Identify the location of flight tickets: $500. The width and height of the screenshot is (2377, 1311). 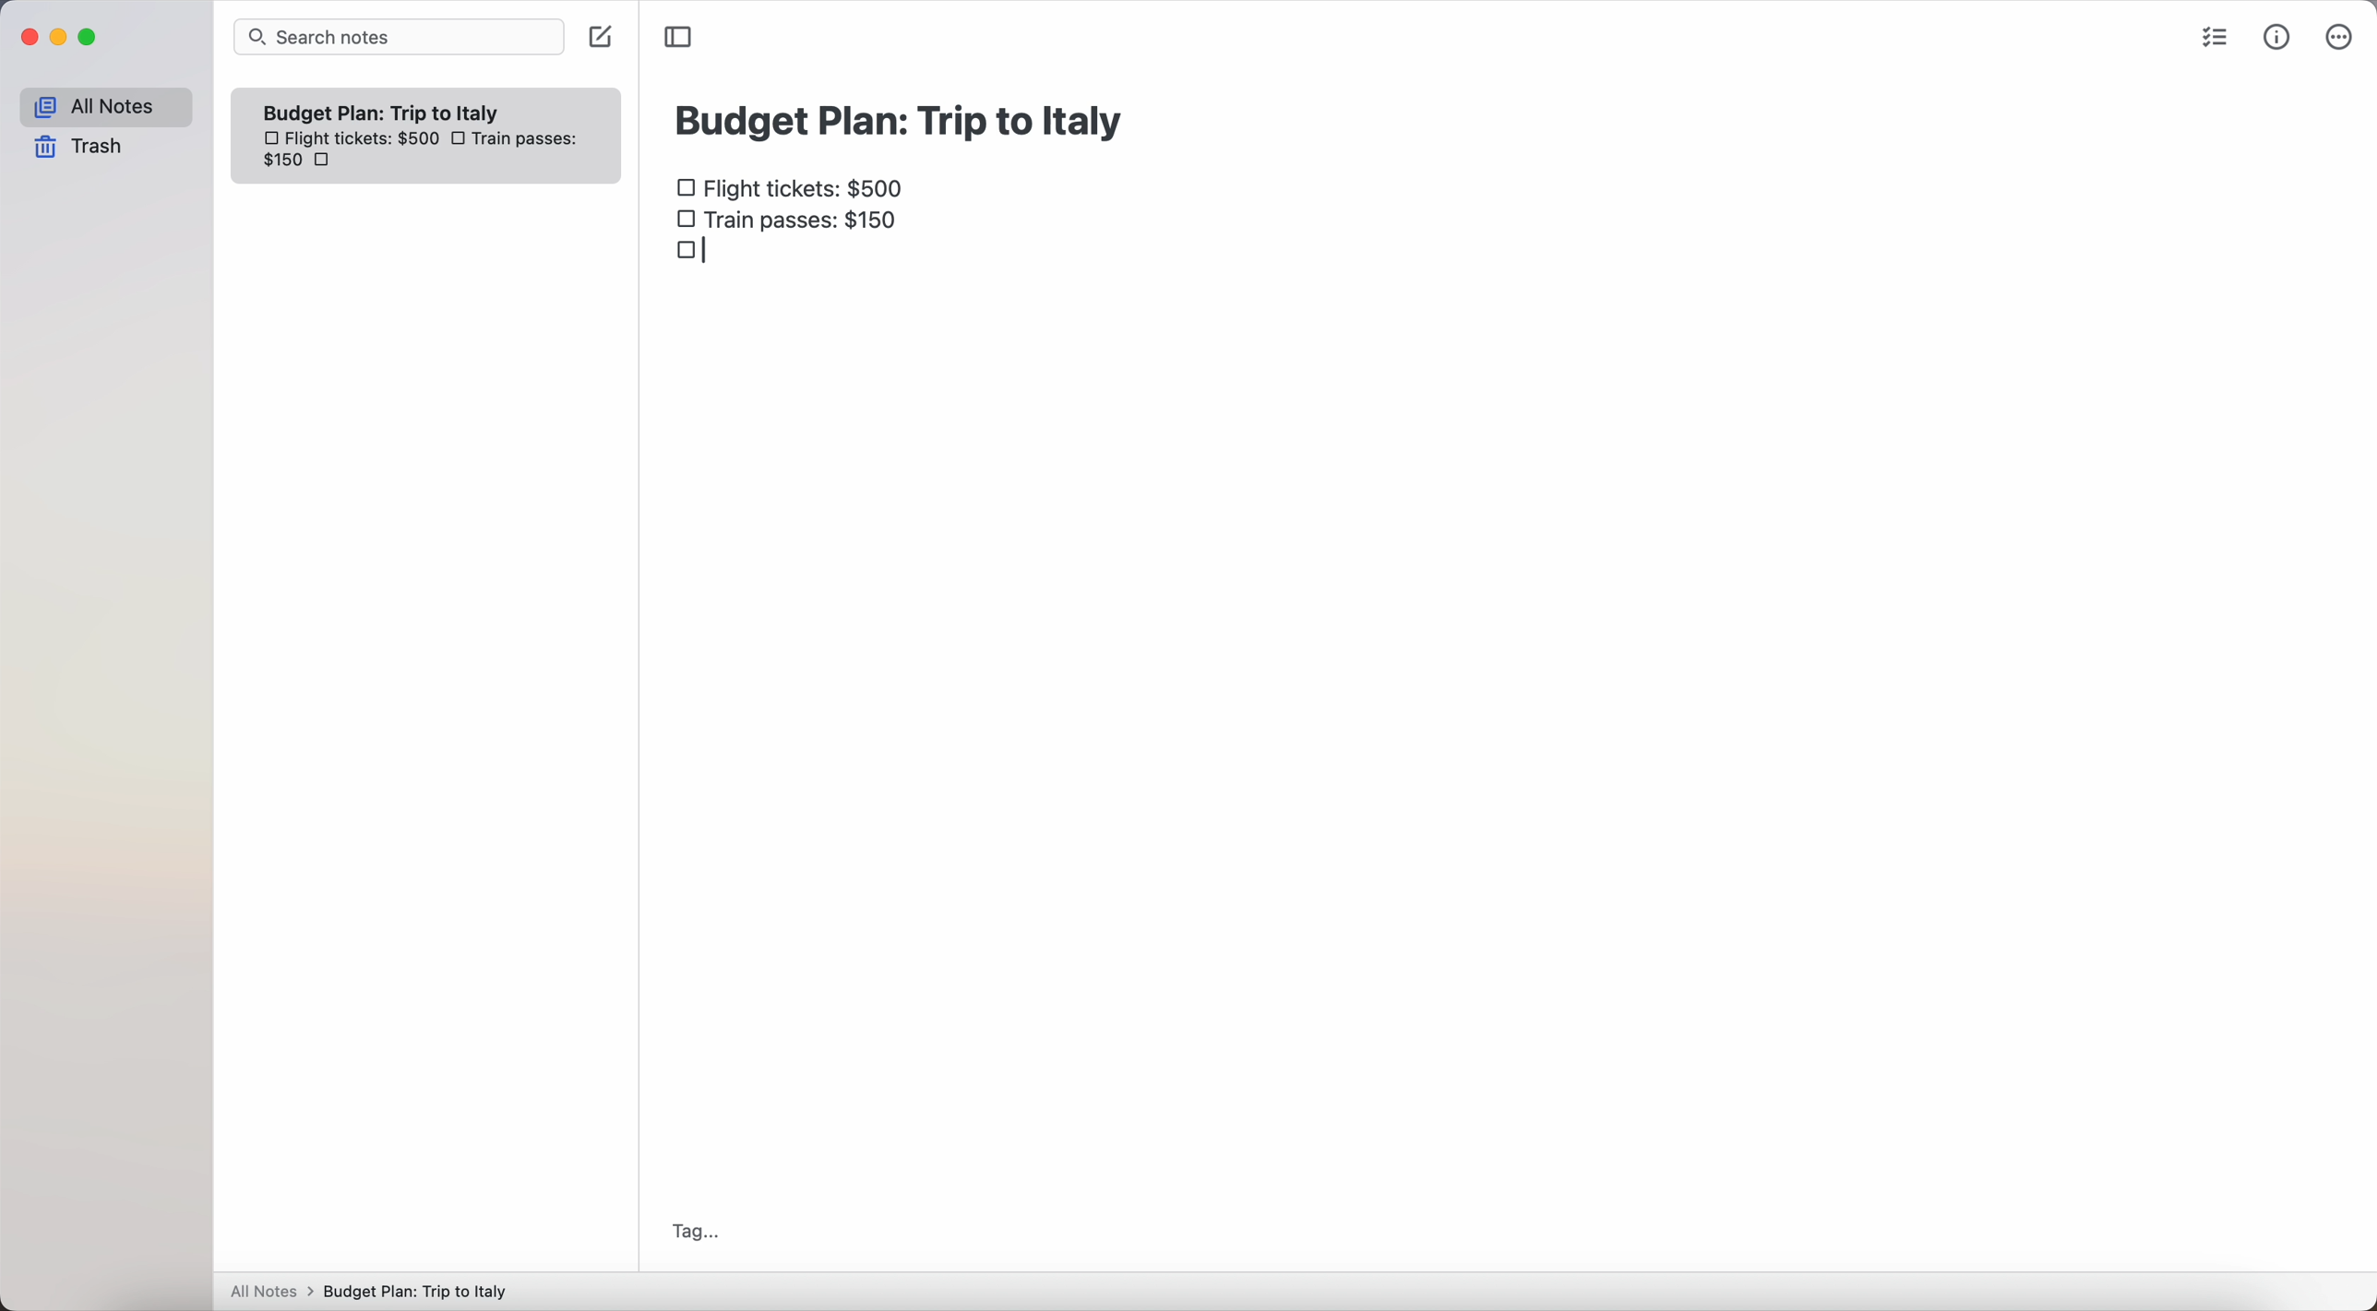
(796, 190).